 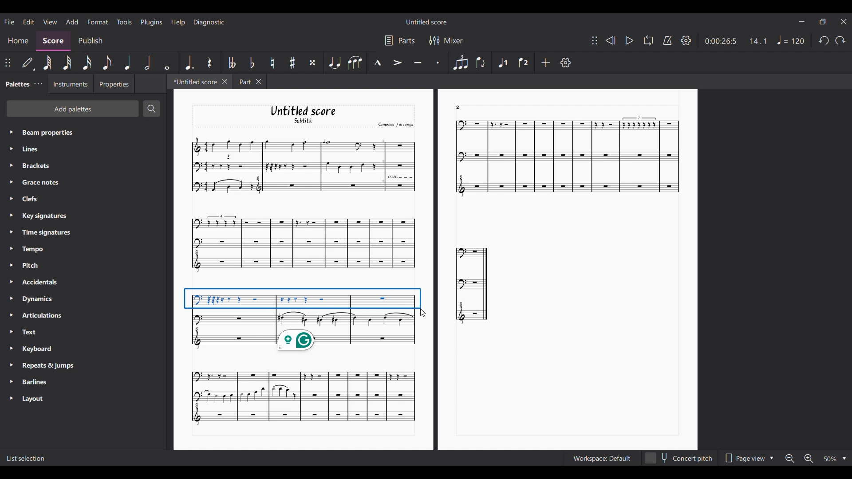 What do you see at coordinates (296, 340) in the screenshot?
I see `Grammarly extension` at bounding box center [296, 340].